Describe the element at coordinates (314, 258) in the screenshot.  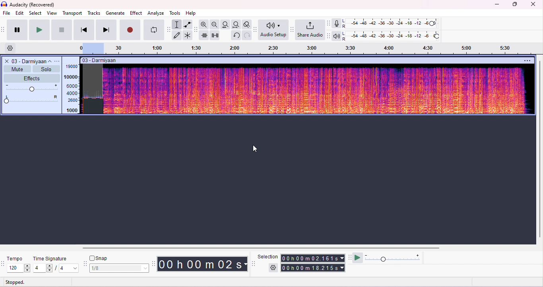
I see `selection time` at that location.